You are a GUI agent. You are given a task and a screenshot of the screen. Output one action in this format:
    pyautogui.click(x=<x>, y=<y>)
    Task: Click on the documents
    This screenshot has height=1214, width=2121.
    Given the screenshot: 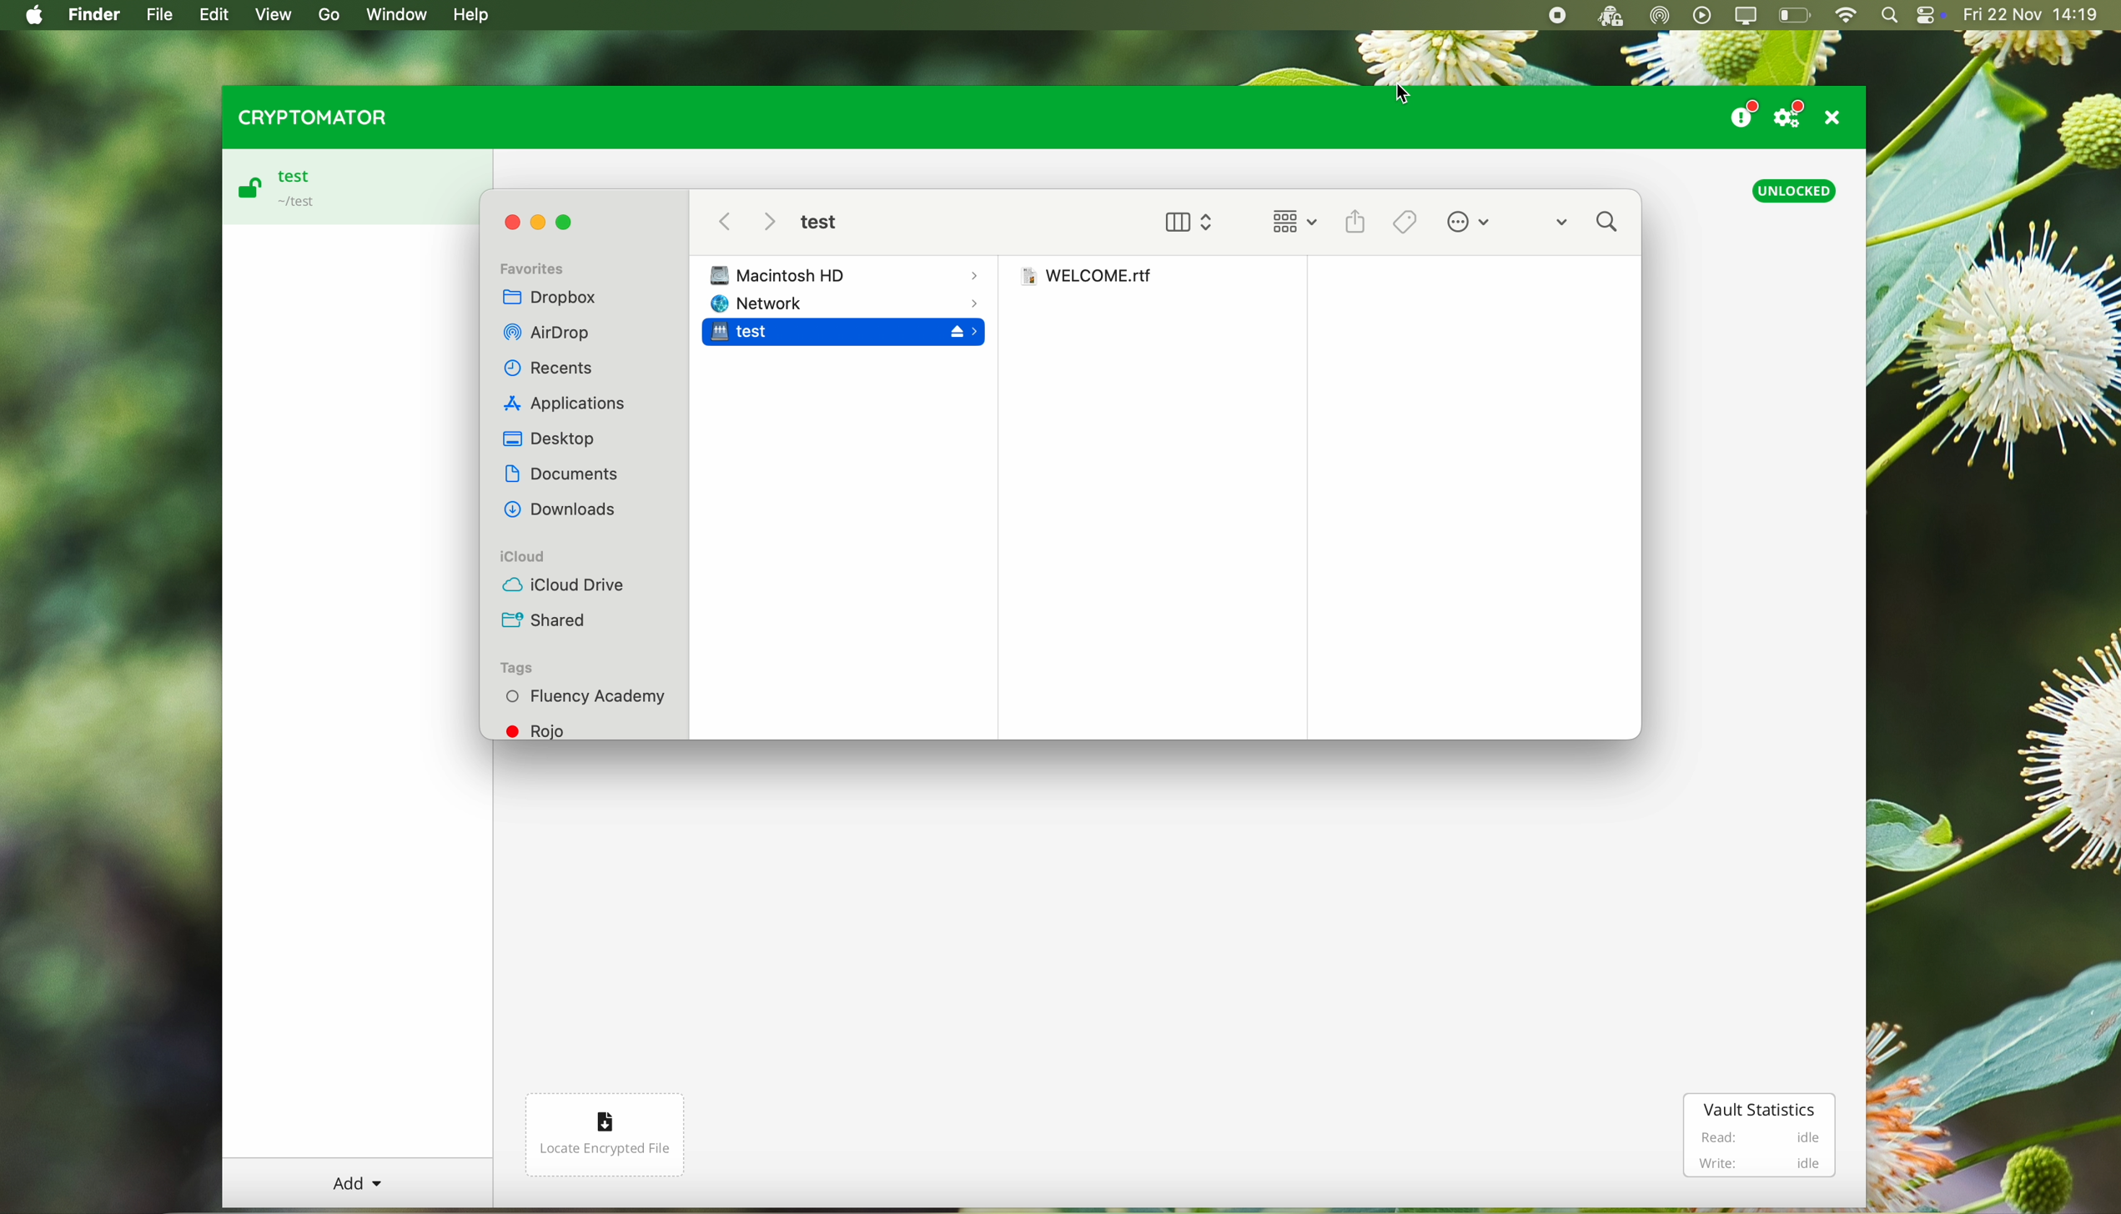 What is the action you would take?
    pyautogui.click(x=562, y=476)
    